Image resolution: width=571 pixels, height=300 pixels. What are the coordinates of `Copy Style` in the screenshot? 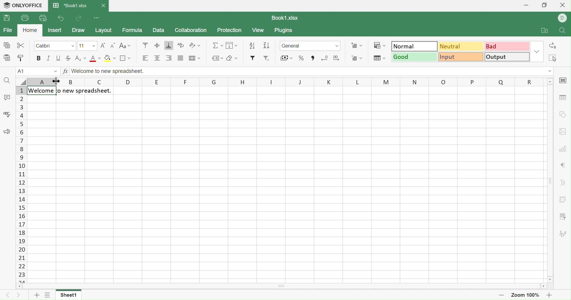 It's located at (22, 58).